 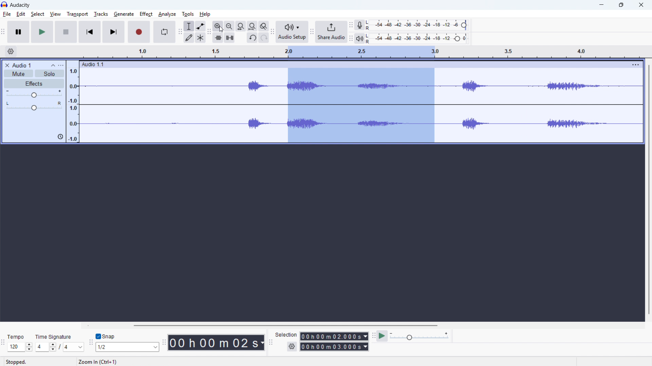 I want to click on Audio selection zoomed in, so click(x=362, y=107).